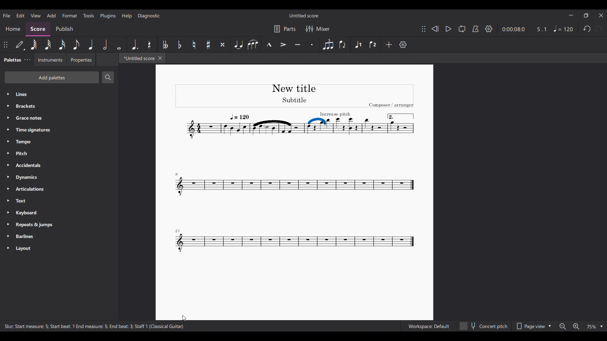  I want to click on Diagnostic menu, so click(149, 16).